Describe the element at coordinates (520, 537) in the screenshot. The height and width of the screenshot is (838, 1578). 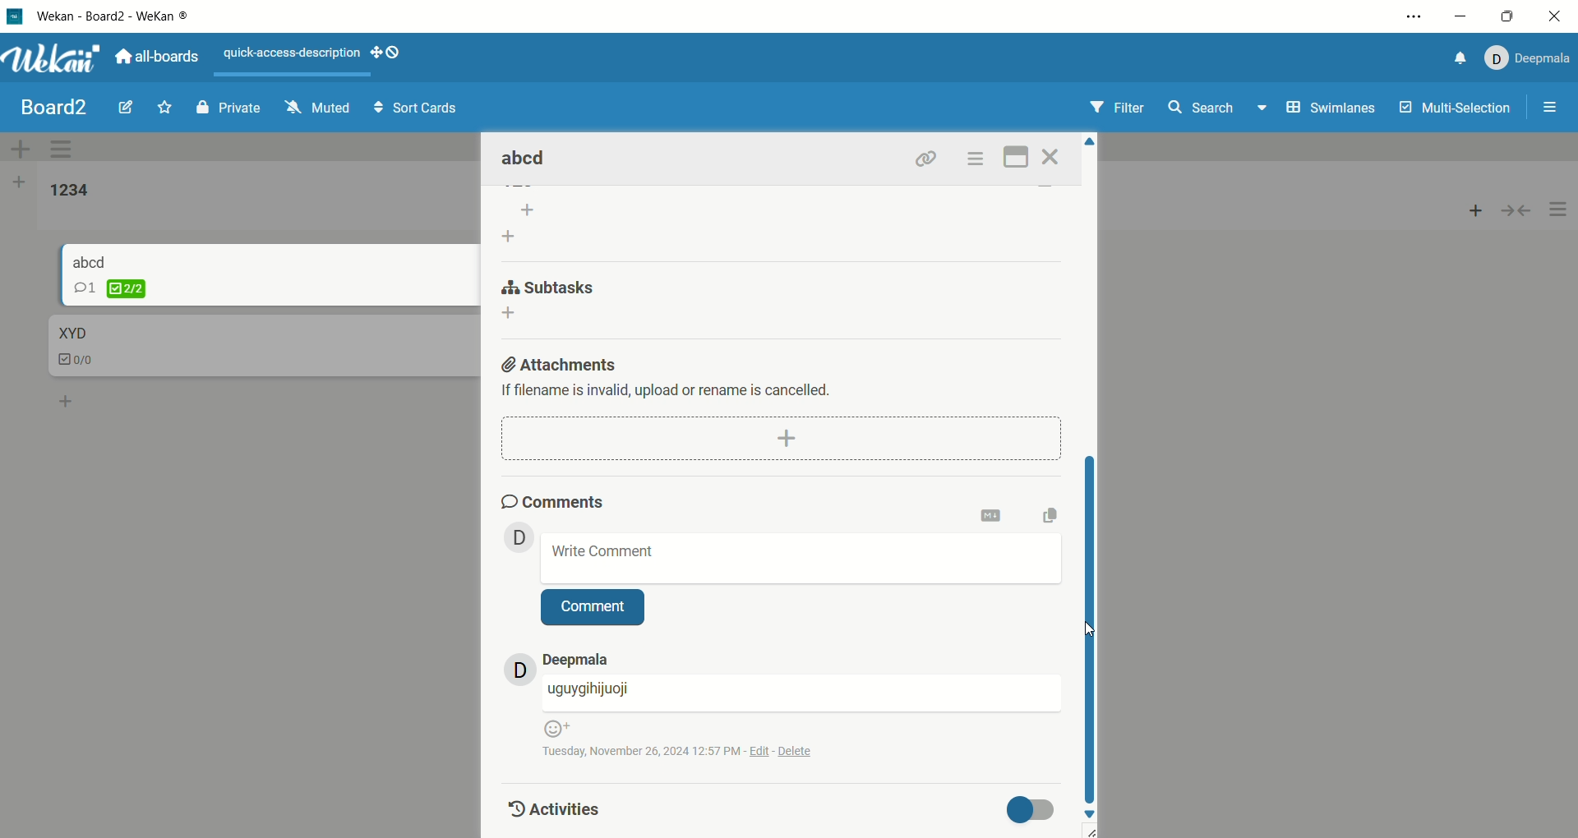
I see `avatar` at that location.